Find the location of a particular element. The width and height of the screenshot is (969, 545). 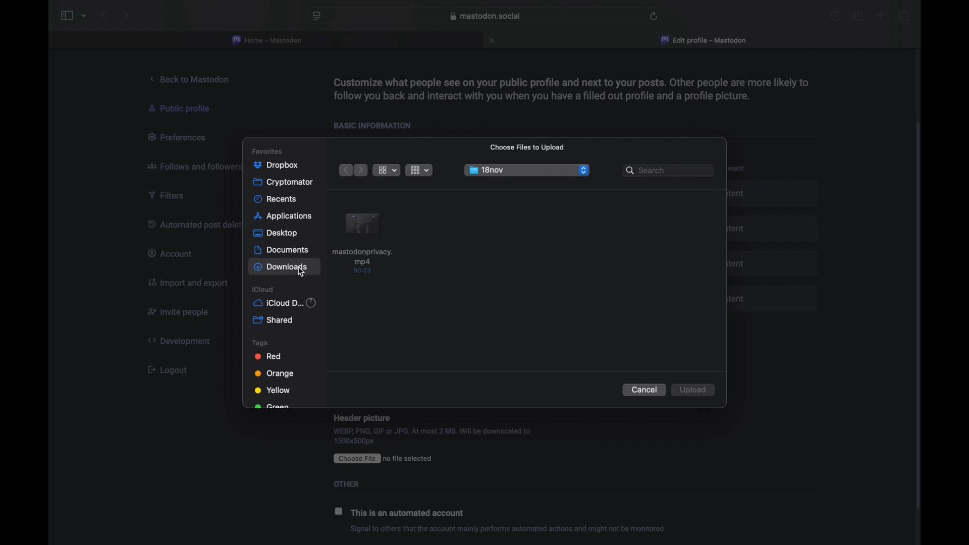

public profile is located at coordinates (185, 108).